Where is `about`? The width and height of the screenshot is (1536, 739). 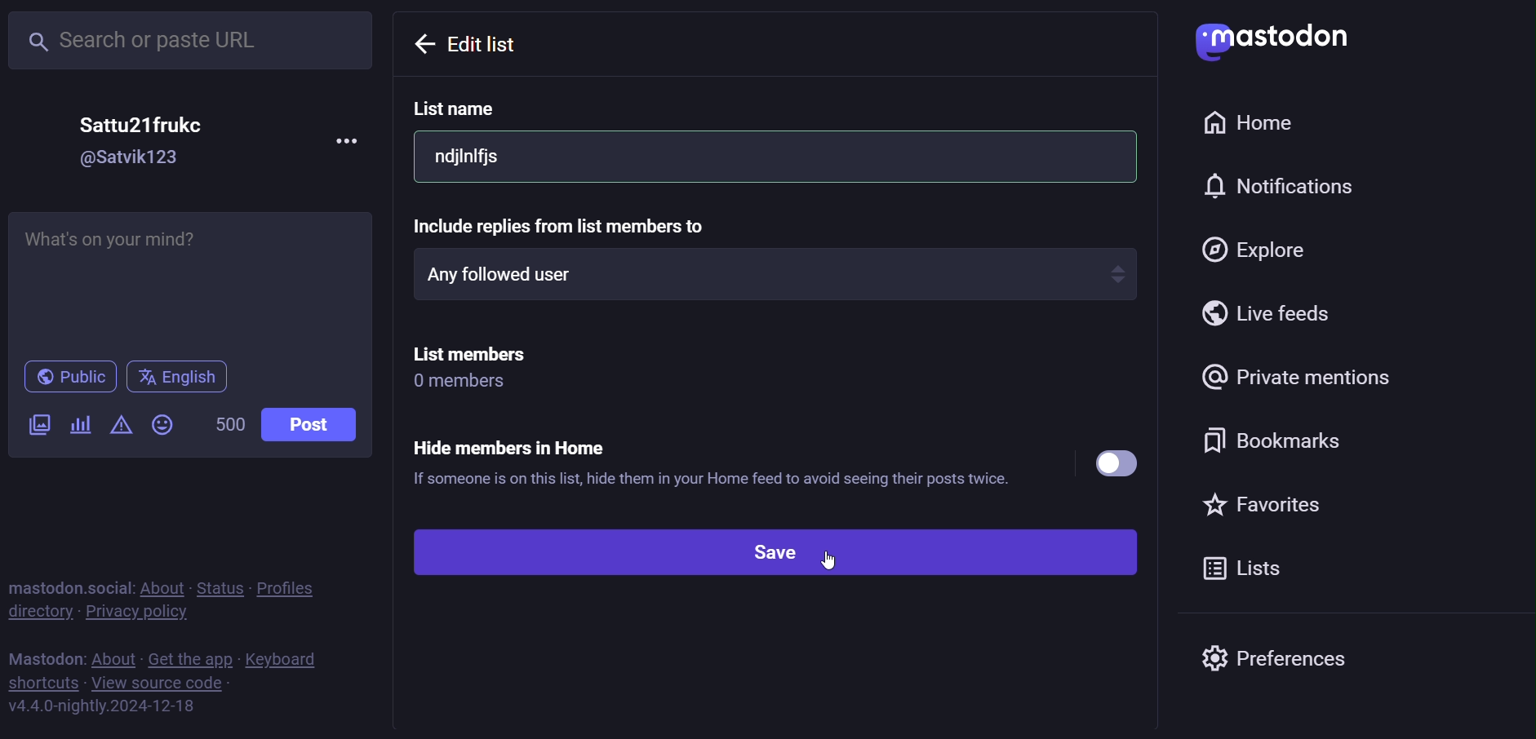 about is located at coordinates (113, 657).